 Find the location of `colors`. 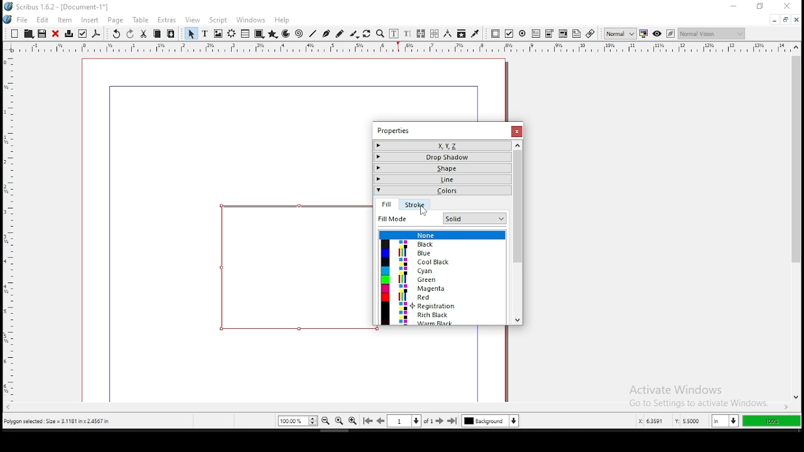

colors is located at coordinates (442, 190).